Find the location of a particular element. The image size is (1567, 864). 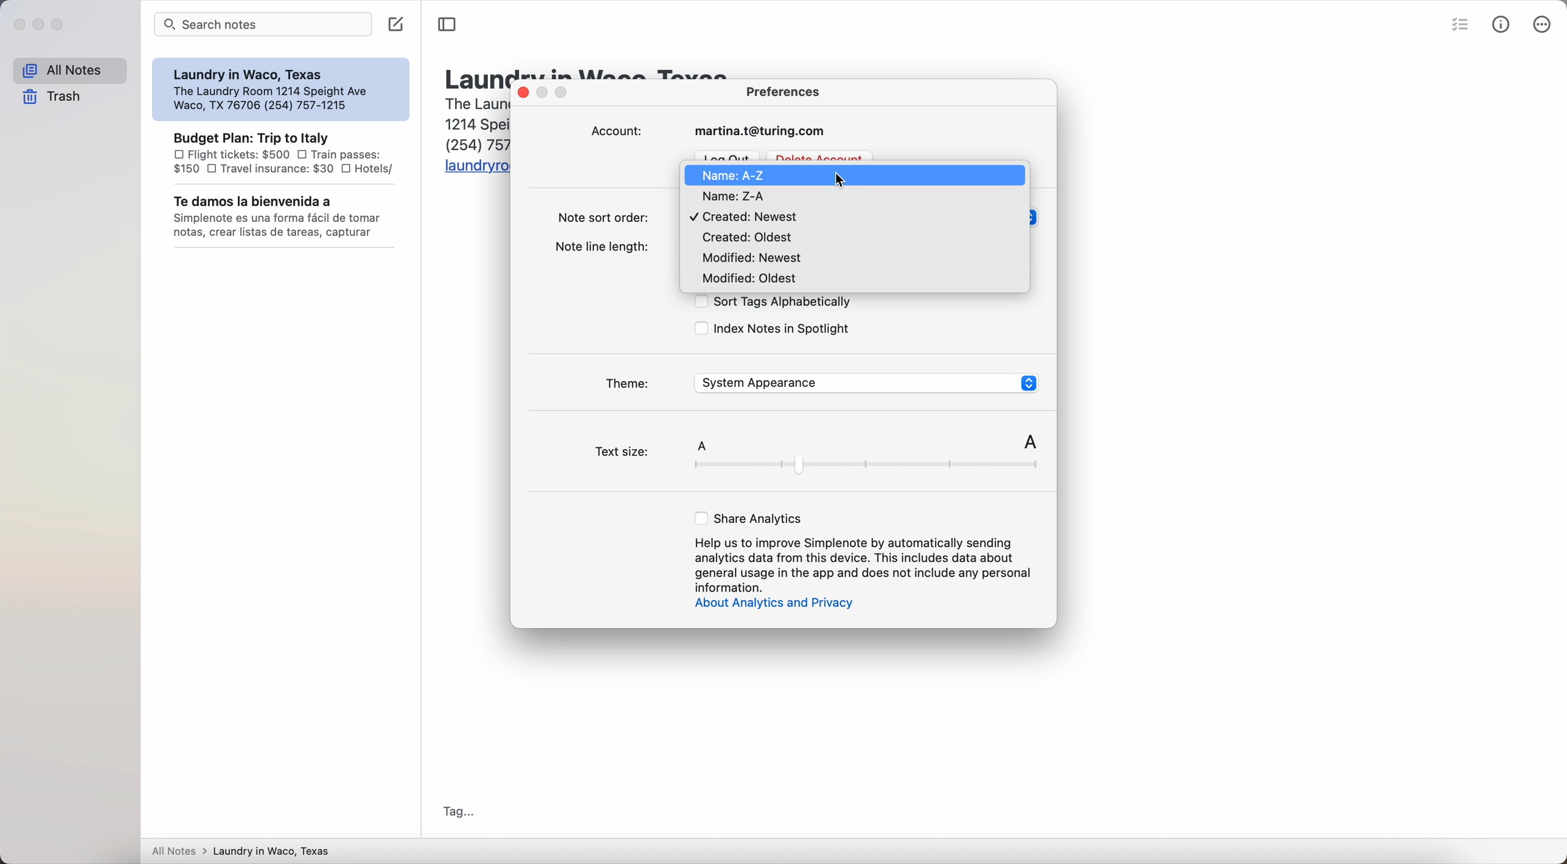

account: martina.t@turing.com is located at coordinates (713, 131).